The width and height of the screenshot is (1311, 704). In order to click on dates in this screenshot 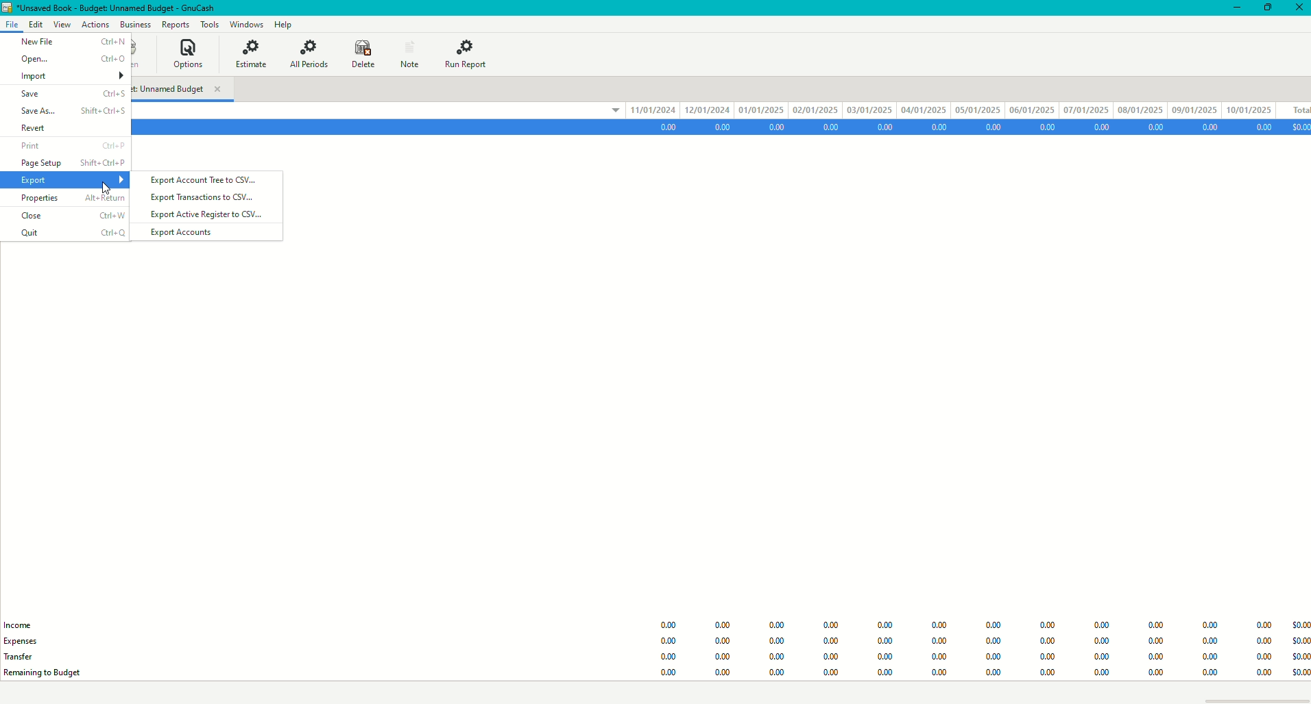, I will do `click(954, 108)`.